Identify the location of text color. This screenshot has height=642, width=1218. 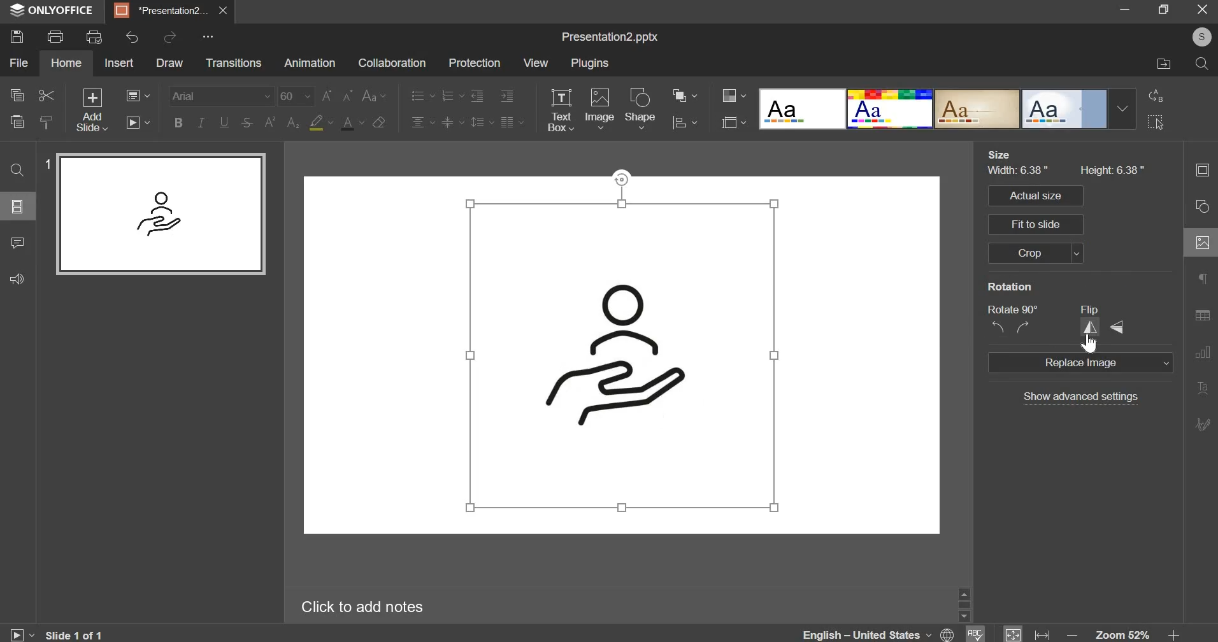
(352, 124).